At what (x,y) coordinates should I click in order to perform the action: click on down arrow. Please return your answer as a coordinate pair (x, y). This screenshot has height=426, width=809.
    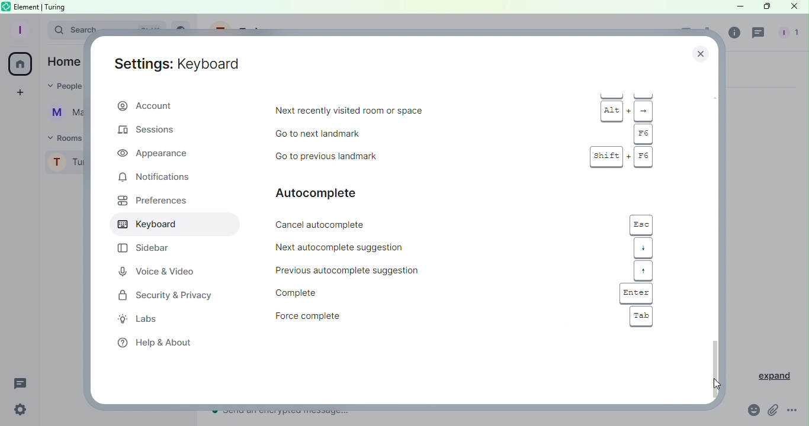
    Looking at the image, I should click on (643, 248).